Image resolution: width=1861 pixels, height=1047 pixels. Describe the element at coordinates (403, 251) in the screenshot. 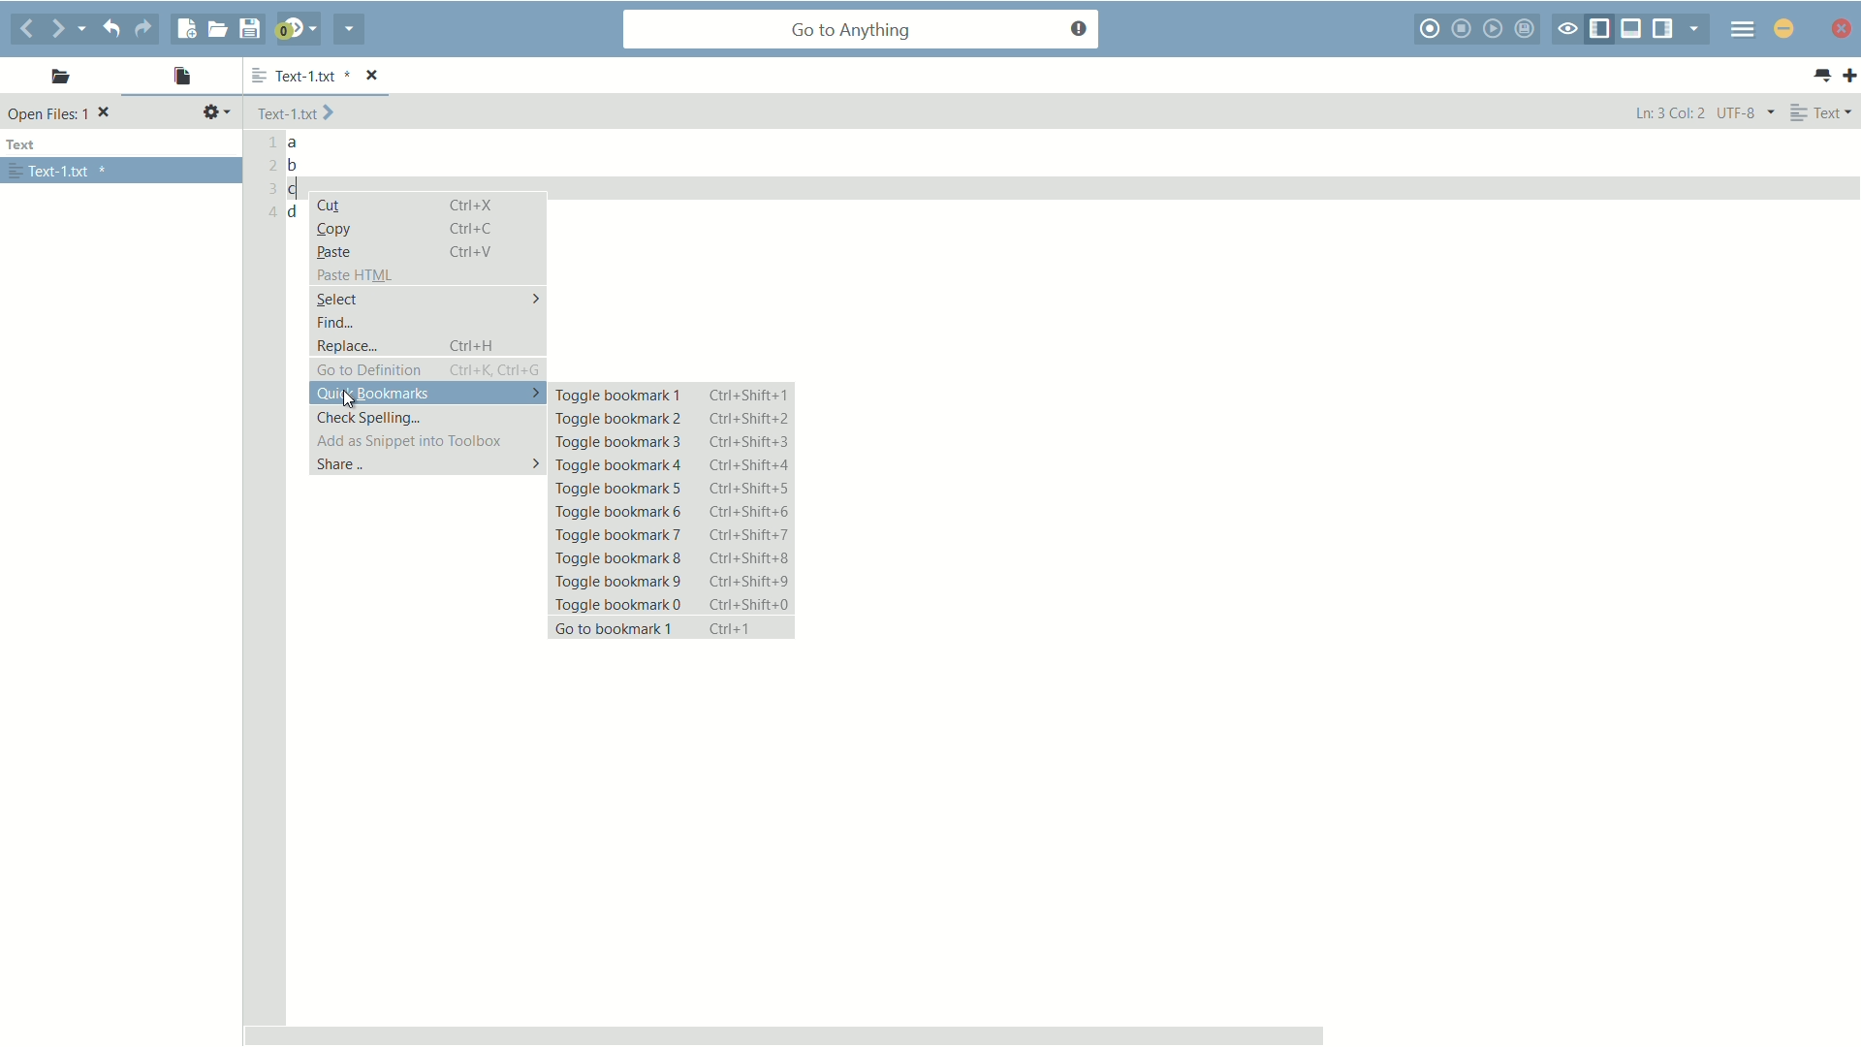

I see `paste ctrl+V` at that location.